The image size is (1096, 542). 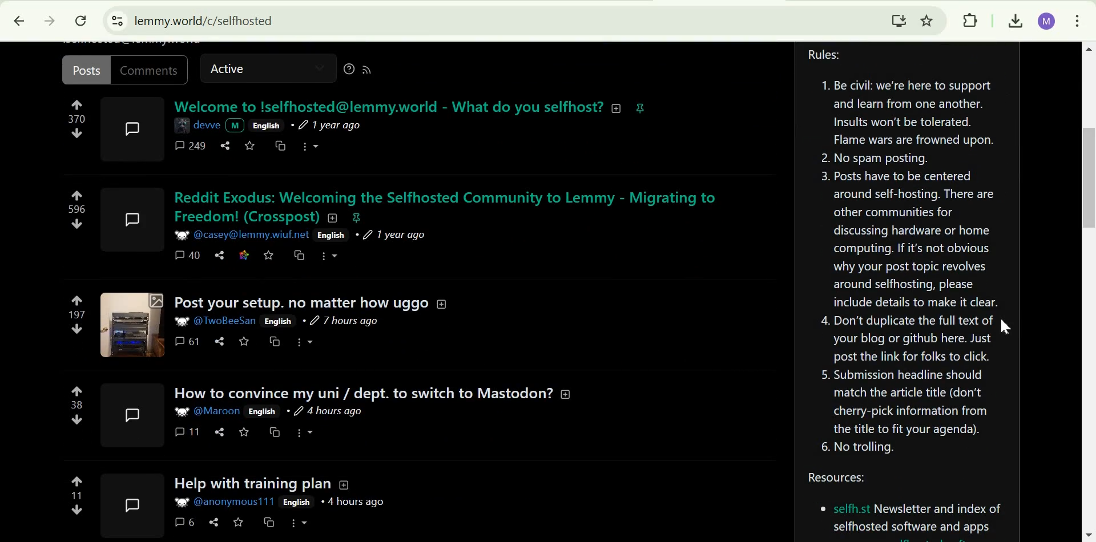 I want to click on expand here, so click(x=135, y=215).